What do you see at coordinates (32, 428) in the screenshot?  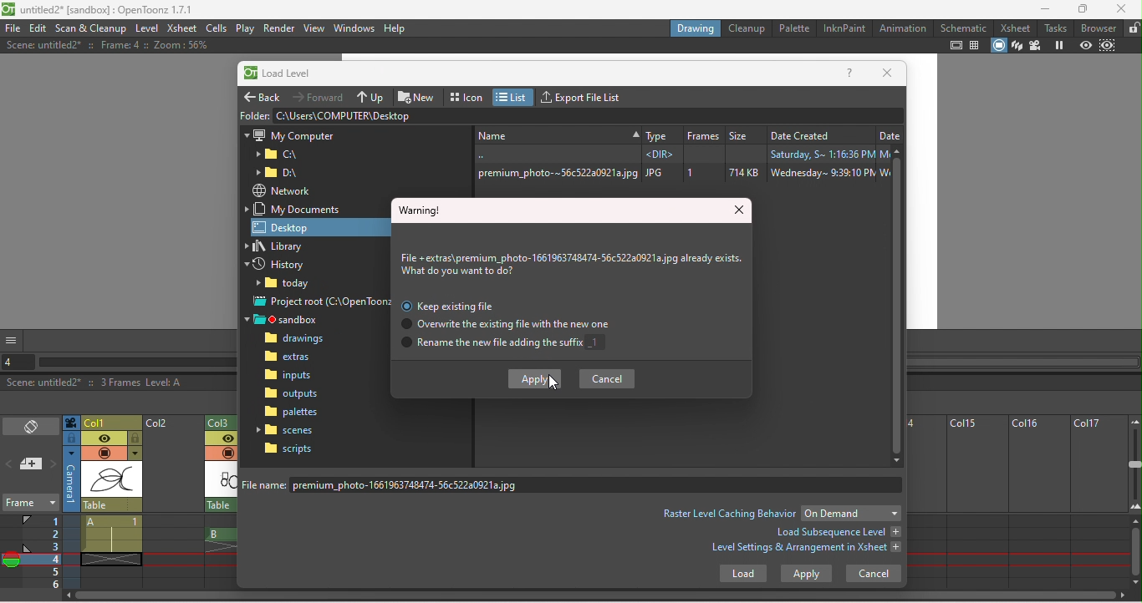 I see `Toggle Xsheet/Timeline` at bounding box center [32, 428].